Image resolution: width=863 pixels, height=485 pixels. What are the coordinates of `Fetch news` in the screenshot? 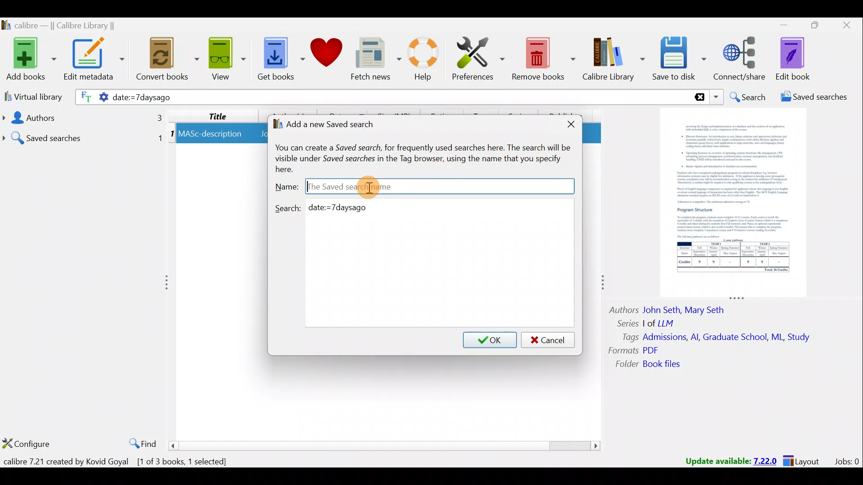 It's located at (376, 59).